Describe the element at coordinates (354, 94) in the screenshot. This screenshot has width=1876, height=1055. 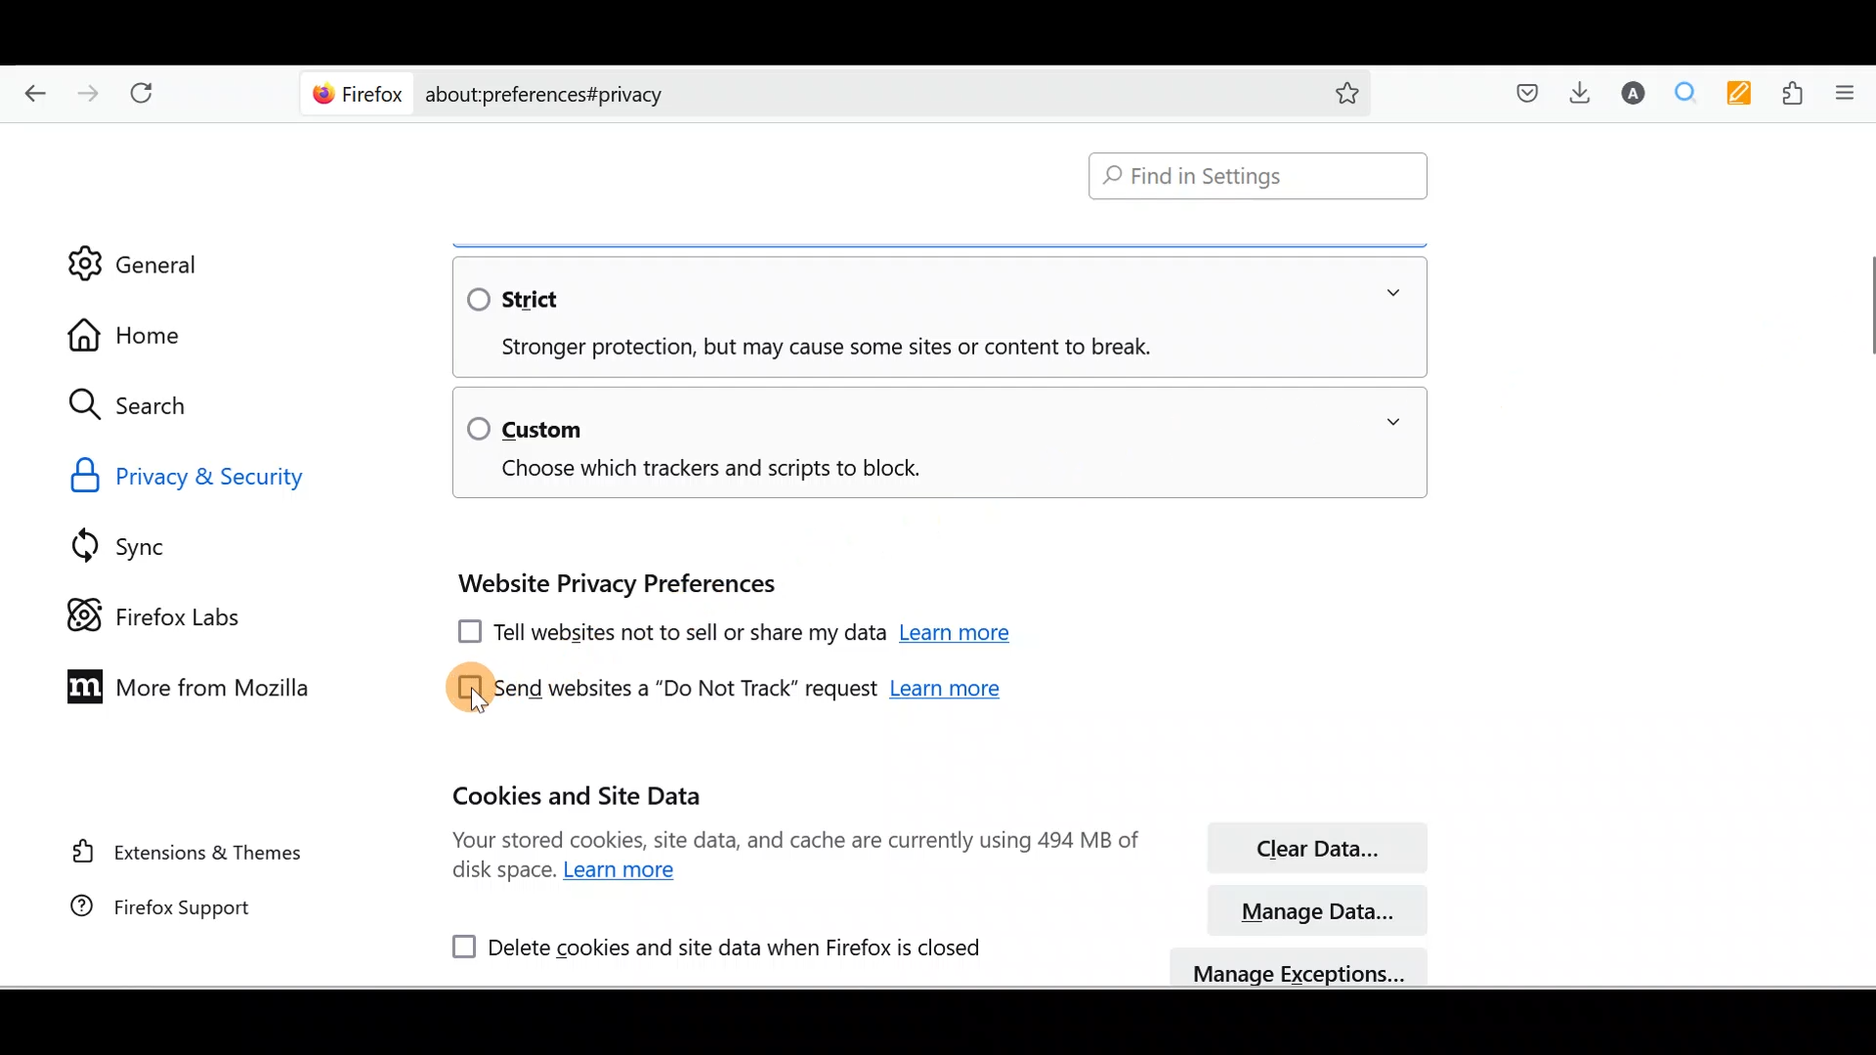
I see ` Firefox logo` at that location.